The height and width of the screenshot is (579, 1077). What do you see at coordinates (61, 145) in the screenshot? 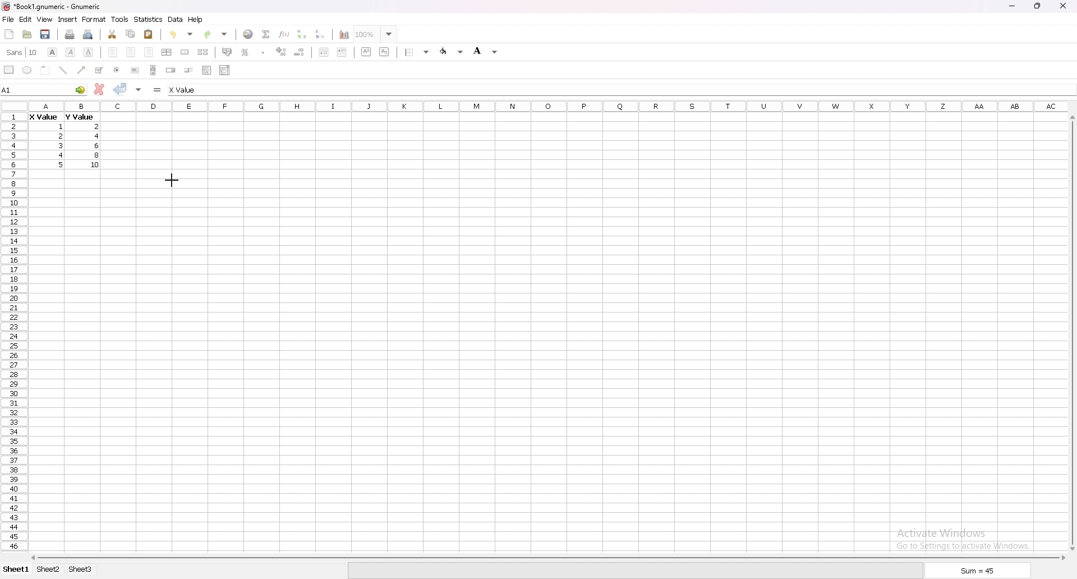
I see `value` at bounding box center [61, 145].